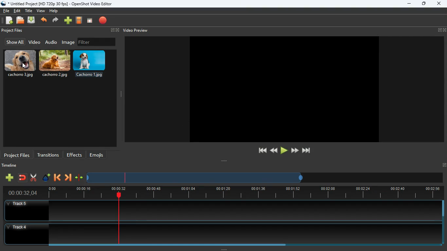  What do you see at coordinates (259, 151) in the screenshot?
I see `beggining` at bounding box center [259, 151].